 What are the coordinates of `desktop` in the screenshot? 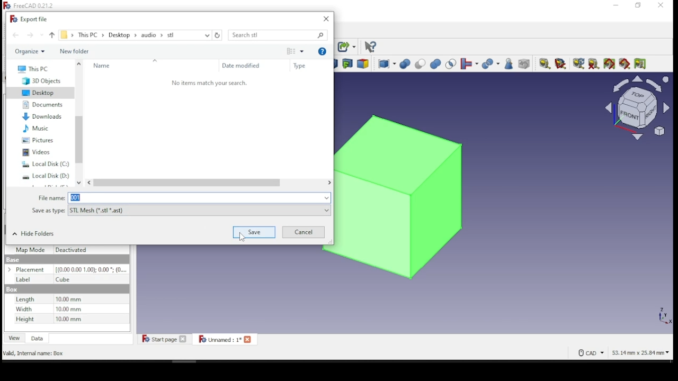 It's located at (42, 93).